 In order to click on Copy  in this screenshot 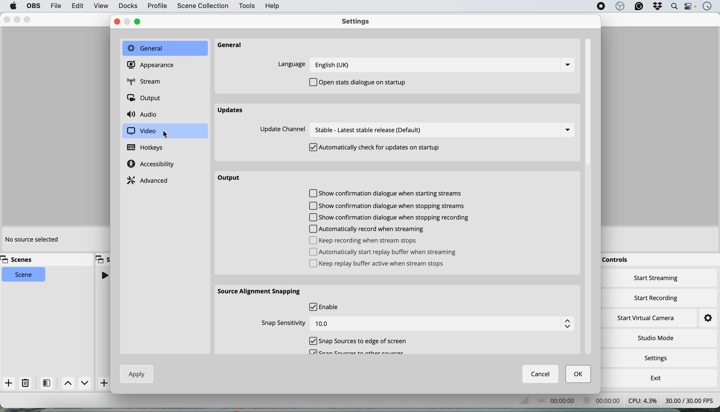, I will do `click(103, 259)`.